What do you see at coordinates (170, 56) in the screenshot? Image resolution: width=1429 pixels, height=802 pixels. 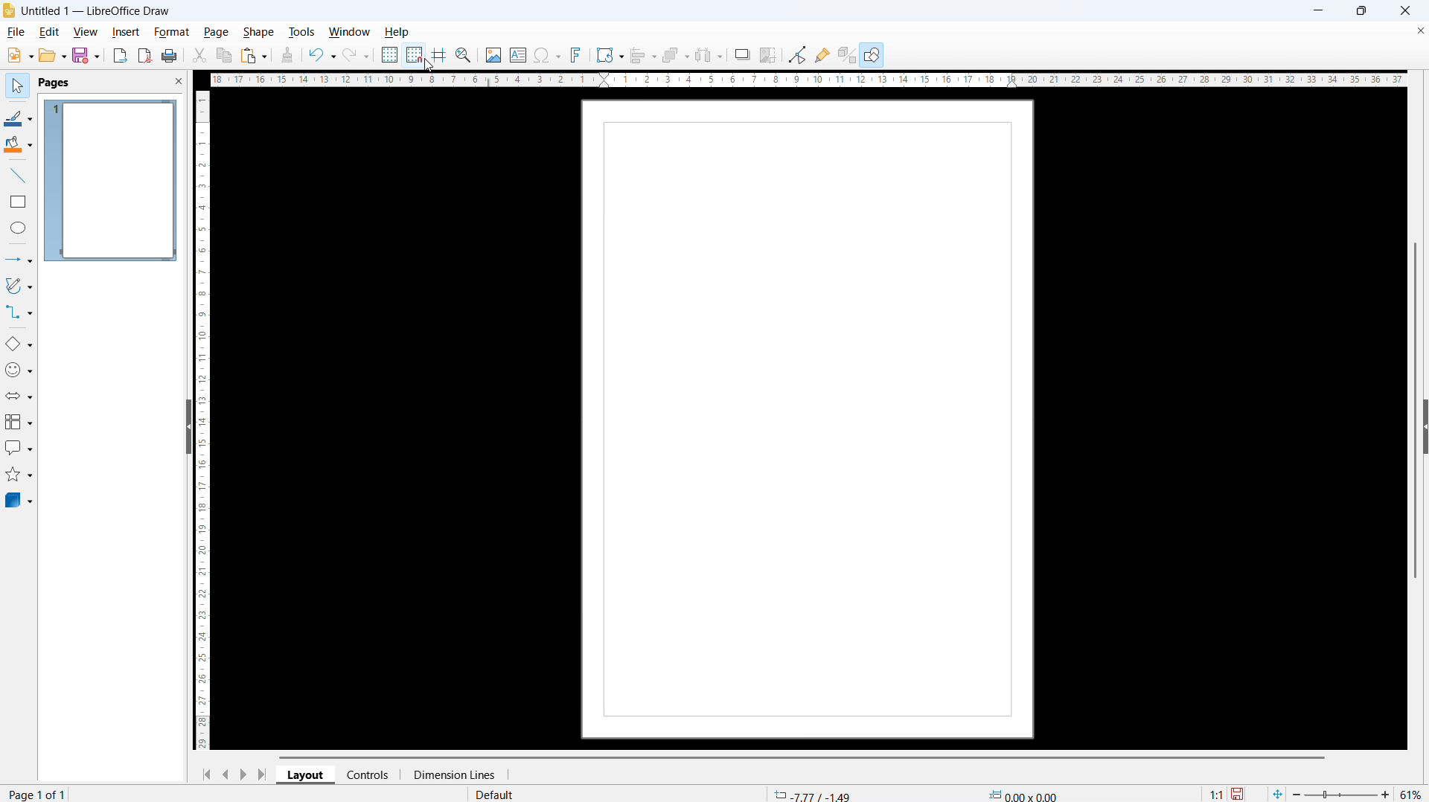 I see `print ` at bounding box center [170, 56].